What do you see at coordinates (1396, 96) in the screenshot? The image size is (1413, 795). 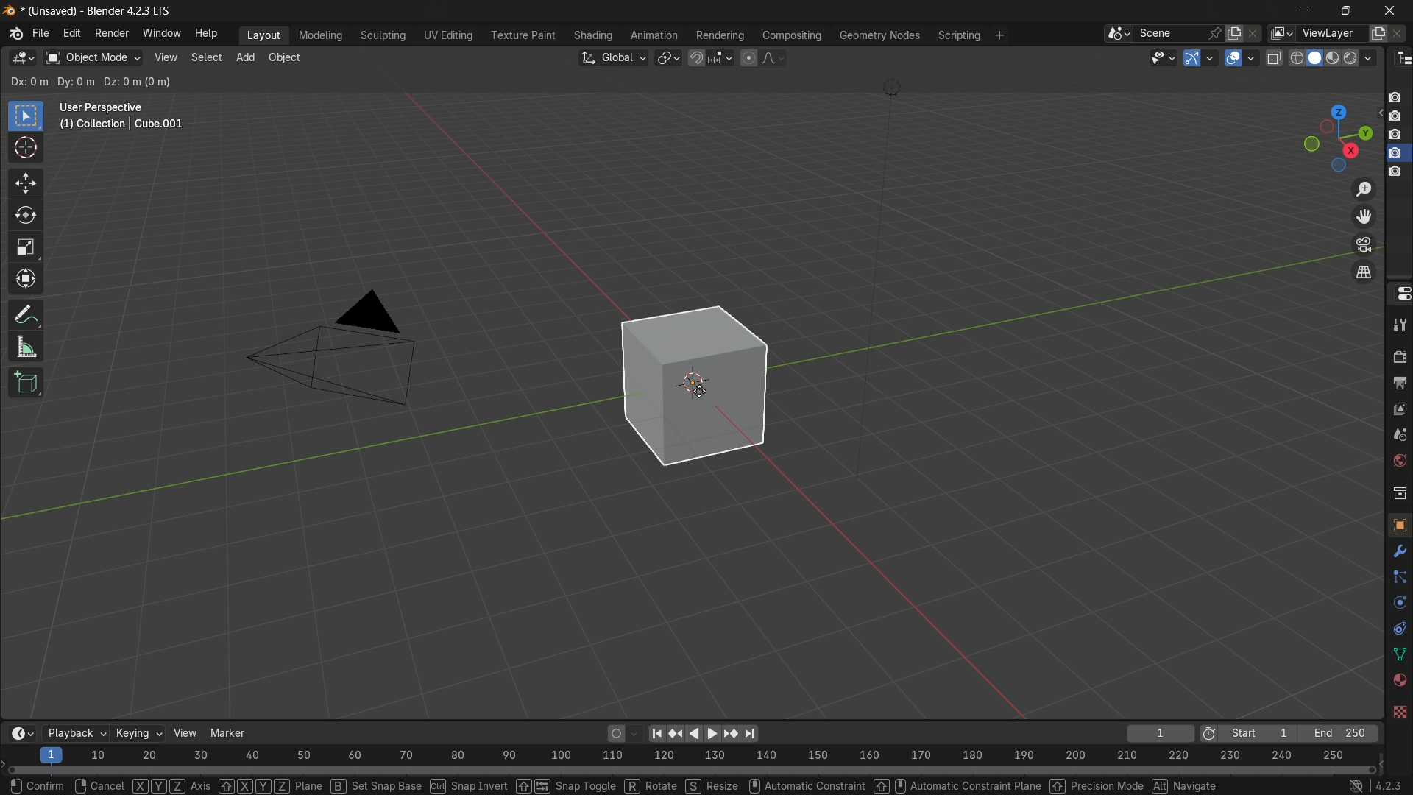 I see `Icon1 ` at bounding box center [1396, 96].